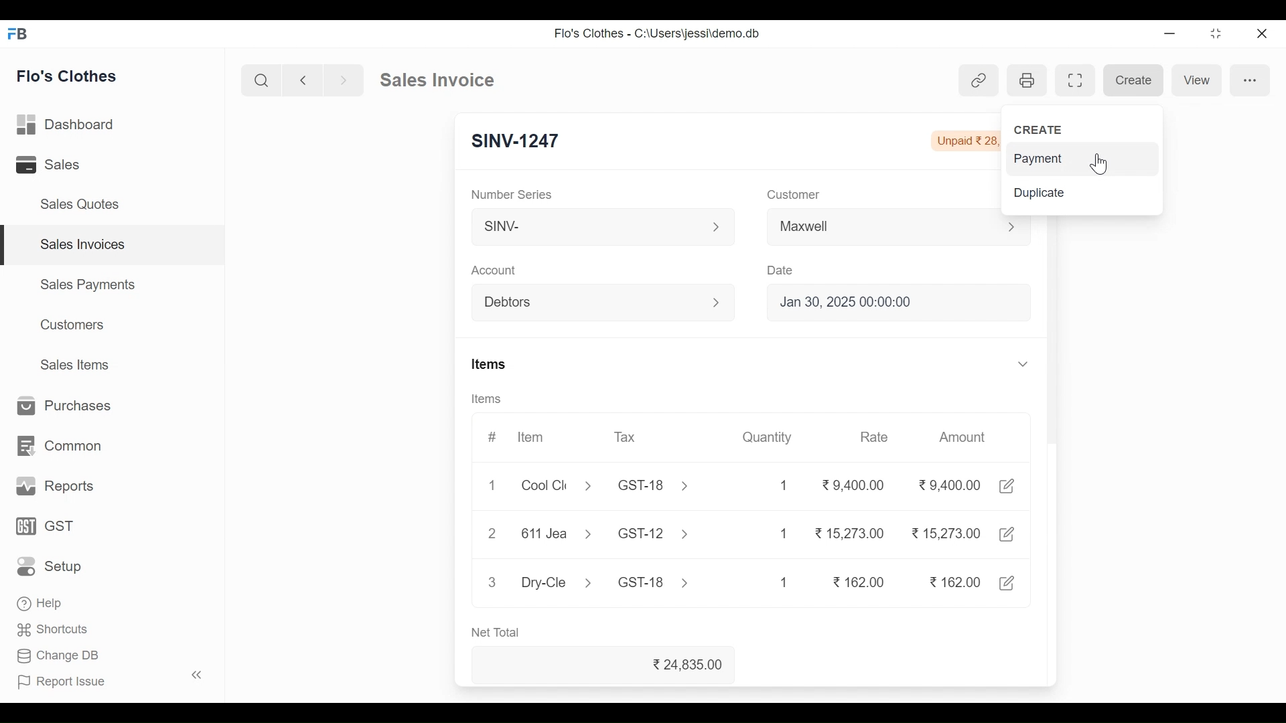 Image resolution: width=1286 pixels, height=723 pixels. What do you see at coordinates (946, 532) in the screenshot?
I see `15,273.00` at bounding box center [946, 532].